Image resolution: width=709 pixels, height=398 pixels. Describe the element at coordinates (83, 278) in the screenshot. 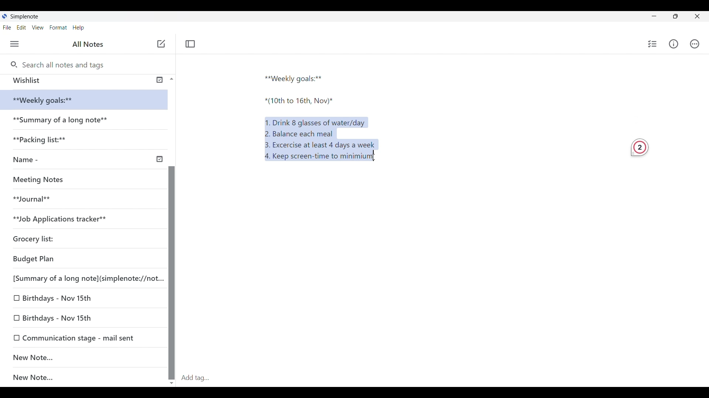

I see `[Summary of a long note](simplenote://not.` at that location.